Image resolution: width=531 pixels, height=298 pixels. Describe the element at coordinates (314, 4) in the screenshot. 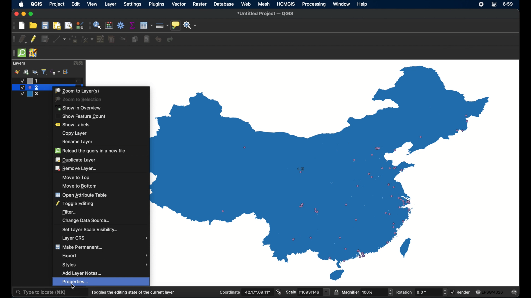

I see `processing` at that location.